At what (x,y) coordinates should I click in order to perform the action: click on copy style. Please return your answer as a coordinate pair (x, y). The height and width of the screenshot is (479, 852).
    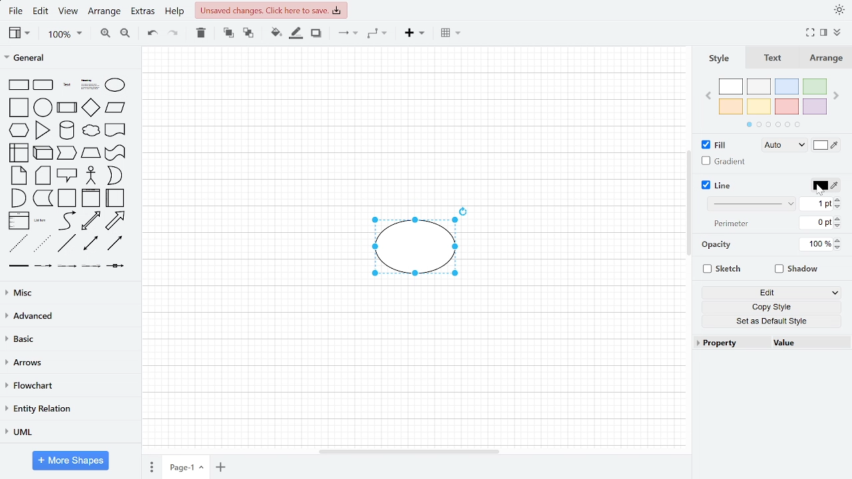
    Looking at the image, I should click on (771, 307).